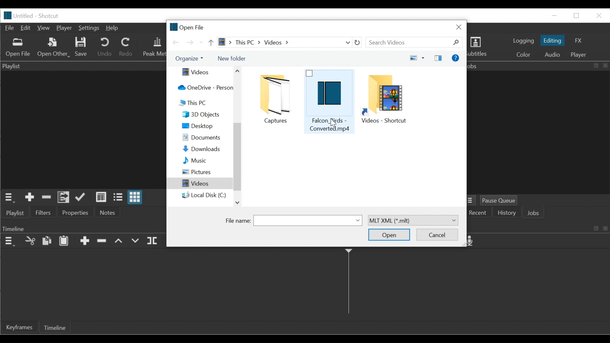 Image resolution: width=610 pixels, height=343 pixels. What do you see at coordinates (386, 99) in the screenshot?
I see `Video Shotcut` at bounding box center [386, 99].